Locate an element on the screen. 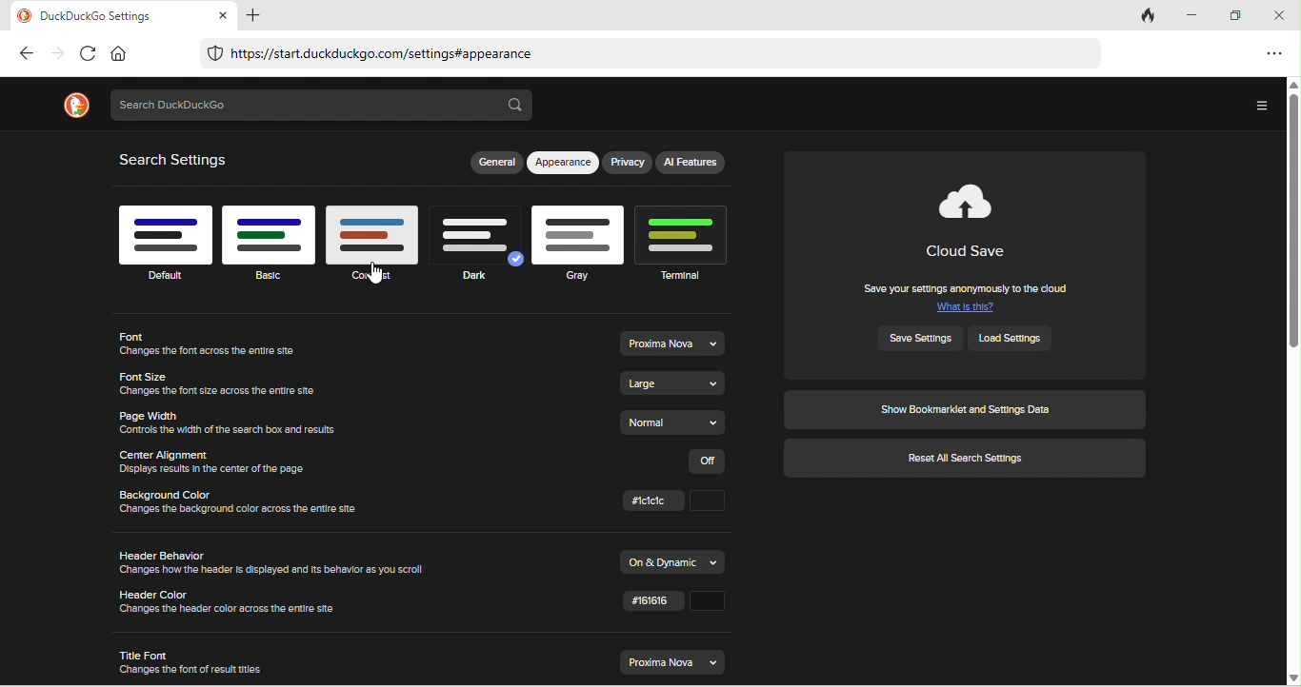 Image resolution: width=1301 pixels, height=687 pixels. background color is located at coordinates (250, 506).